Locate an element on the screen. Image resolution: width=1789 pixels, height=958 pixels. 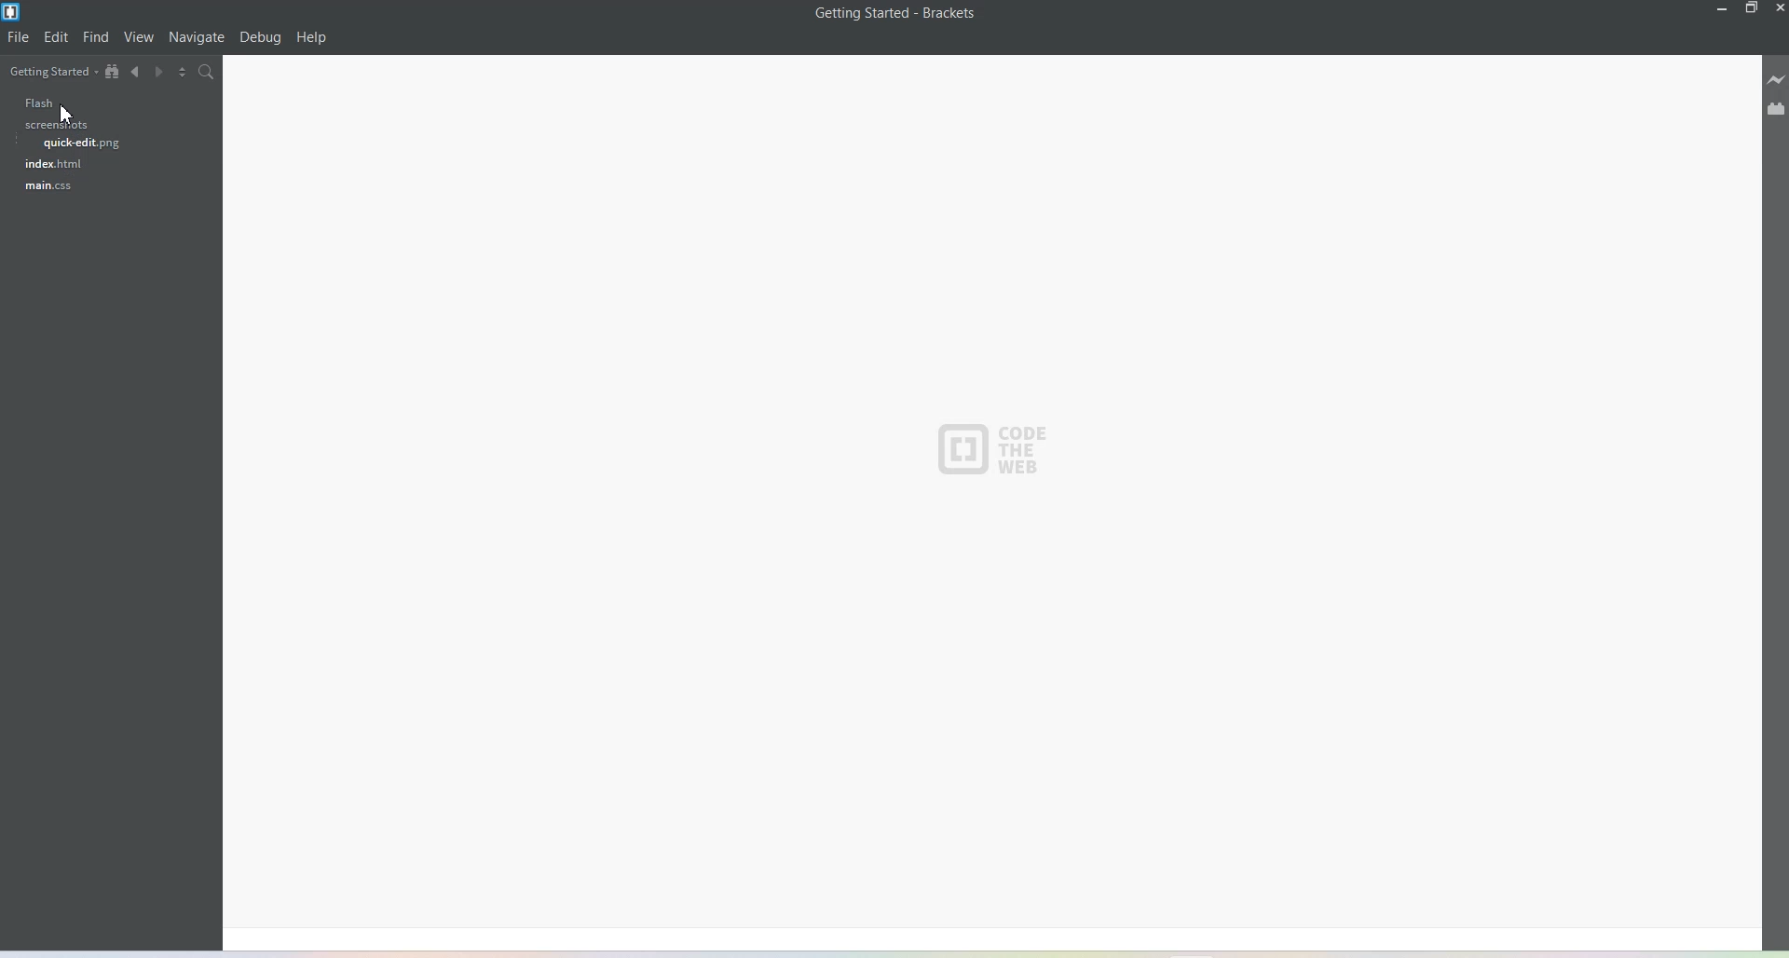
Text is located at coordinates (896, 13).